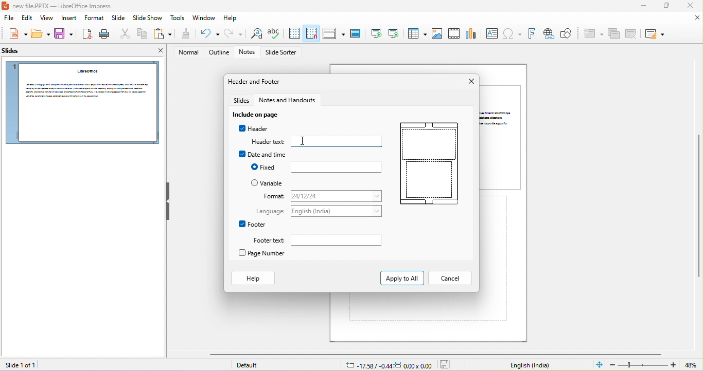  What do you see at coordinates (168, 201) in the screenshot?
I see `hide left sidebar` at bounding box center [168, 201].